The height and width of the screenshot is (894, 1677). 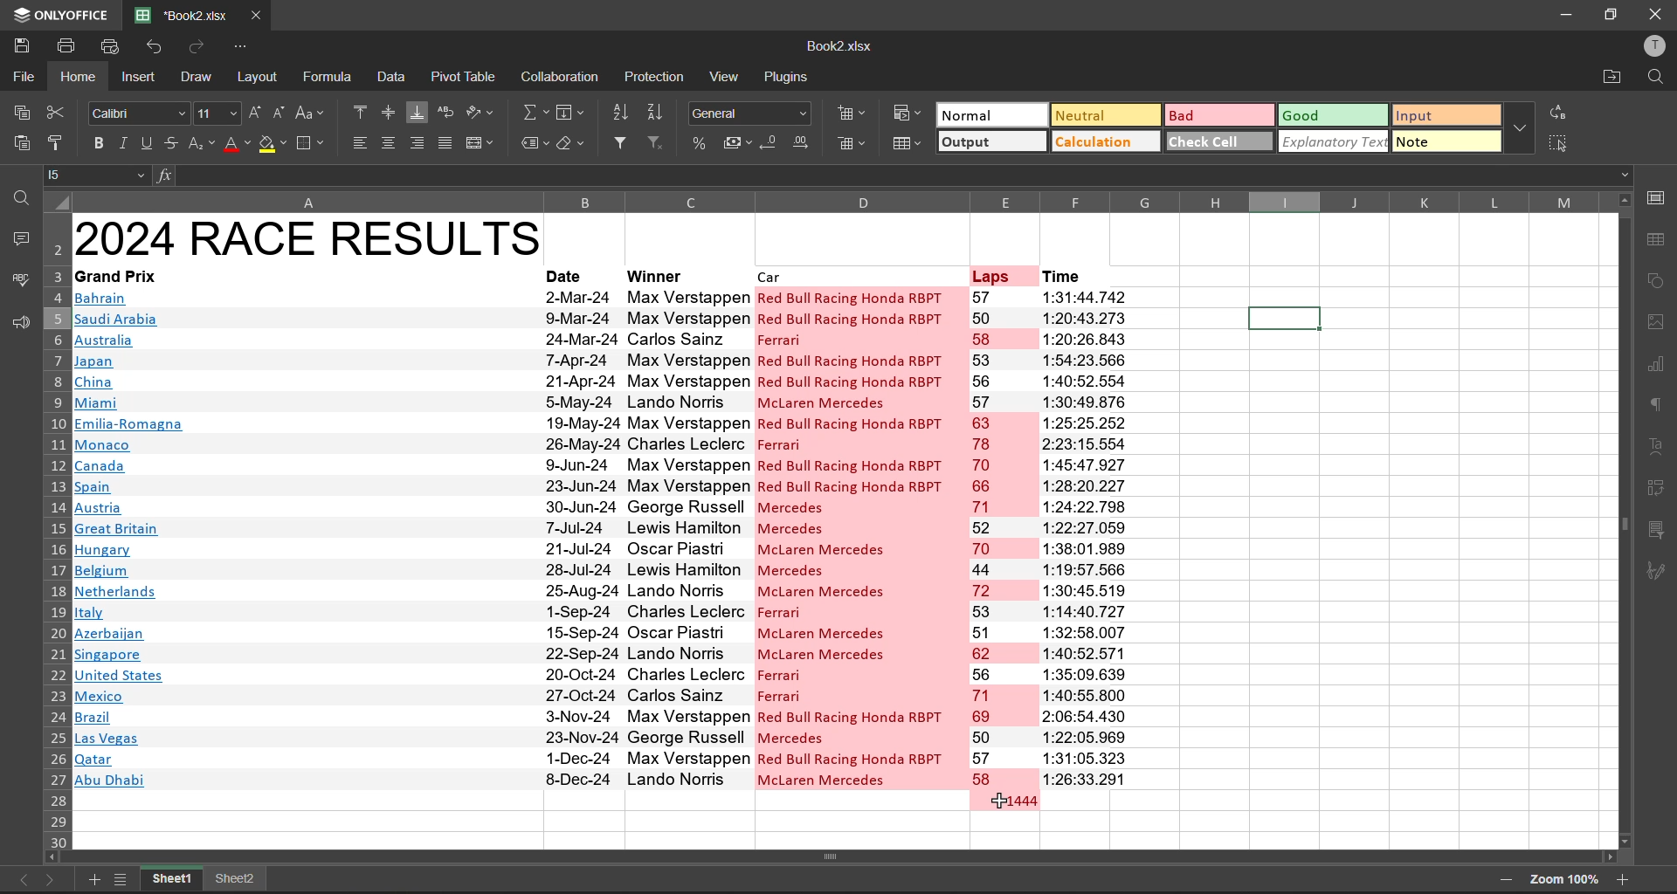 I want to click on italic, so click(x=125, y=141).